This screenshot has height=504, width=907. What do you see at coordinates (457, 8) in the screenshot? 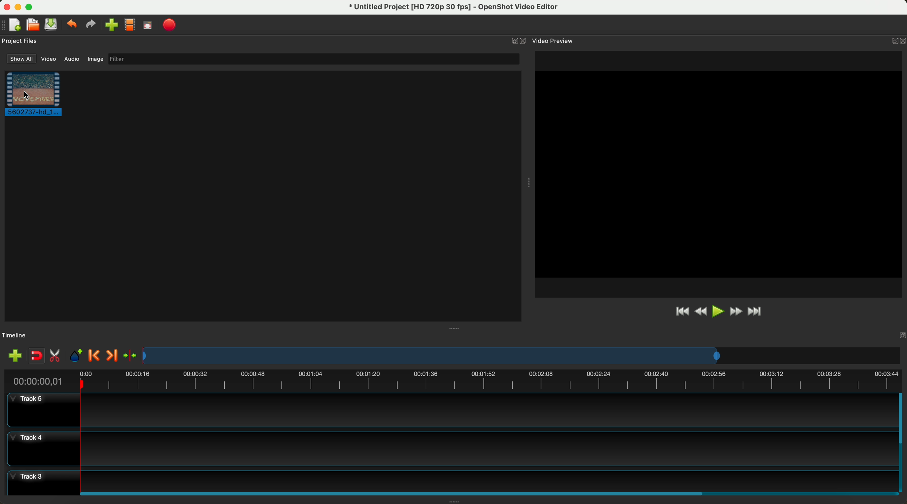
I see `file name` at bounding box center [457, 8].